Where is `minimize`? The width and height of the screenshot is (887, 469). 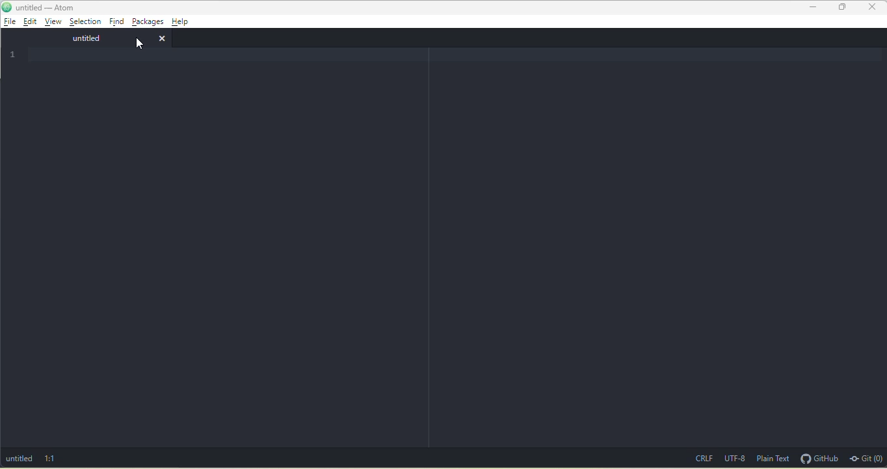 minimize is located at coordinates (814, 7).